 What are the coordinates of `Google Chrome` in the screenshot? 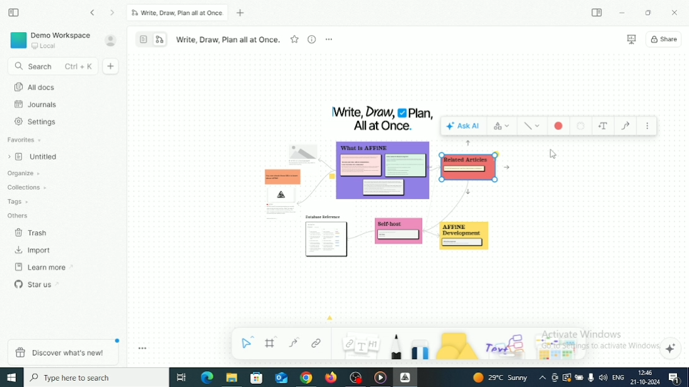 It's located at (306, 378).